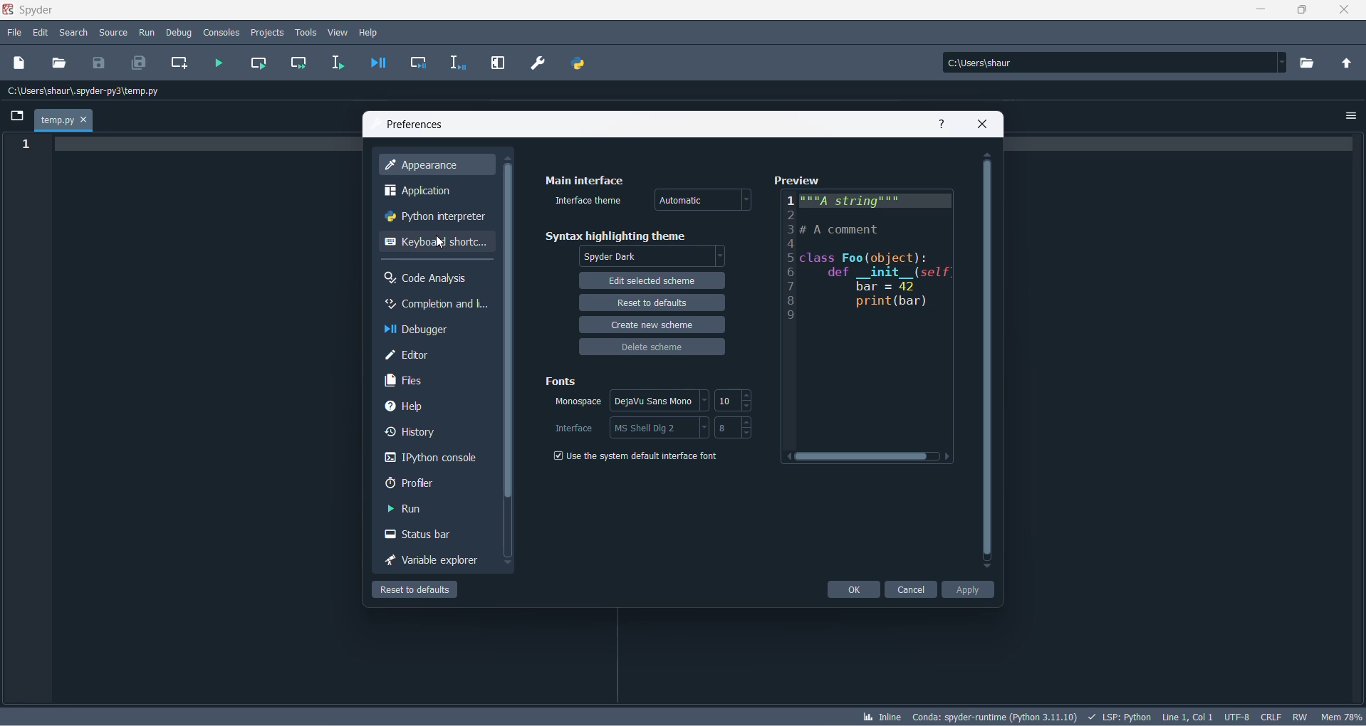  Describe the element at coordinates (29, 145) in the screenshot. I see `line number` at that location.